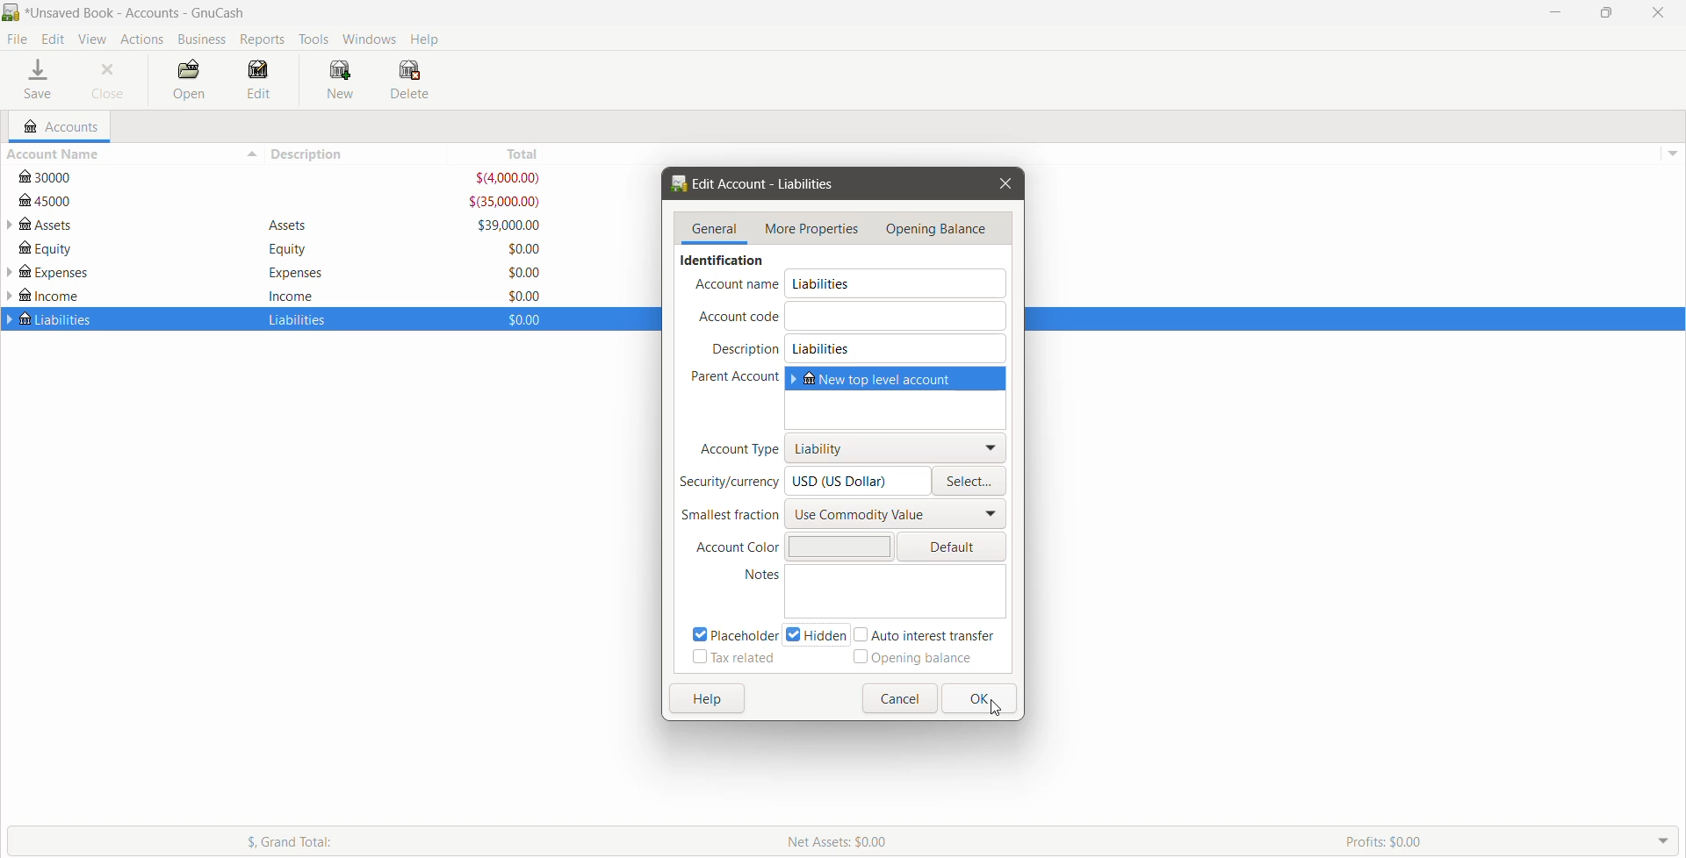 This screenshot has height=858, width=1686. I want to click on Description, so click(363, 154).